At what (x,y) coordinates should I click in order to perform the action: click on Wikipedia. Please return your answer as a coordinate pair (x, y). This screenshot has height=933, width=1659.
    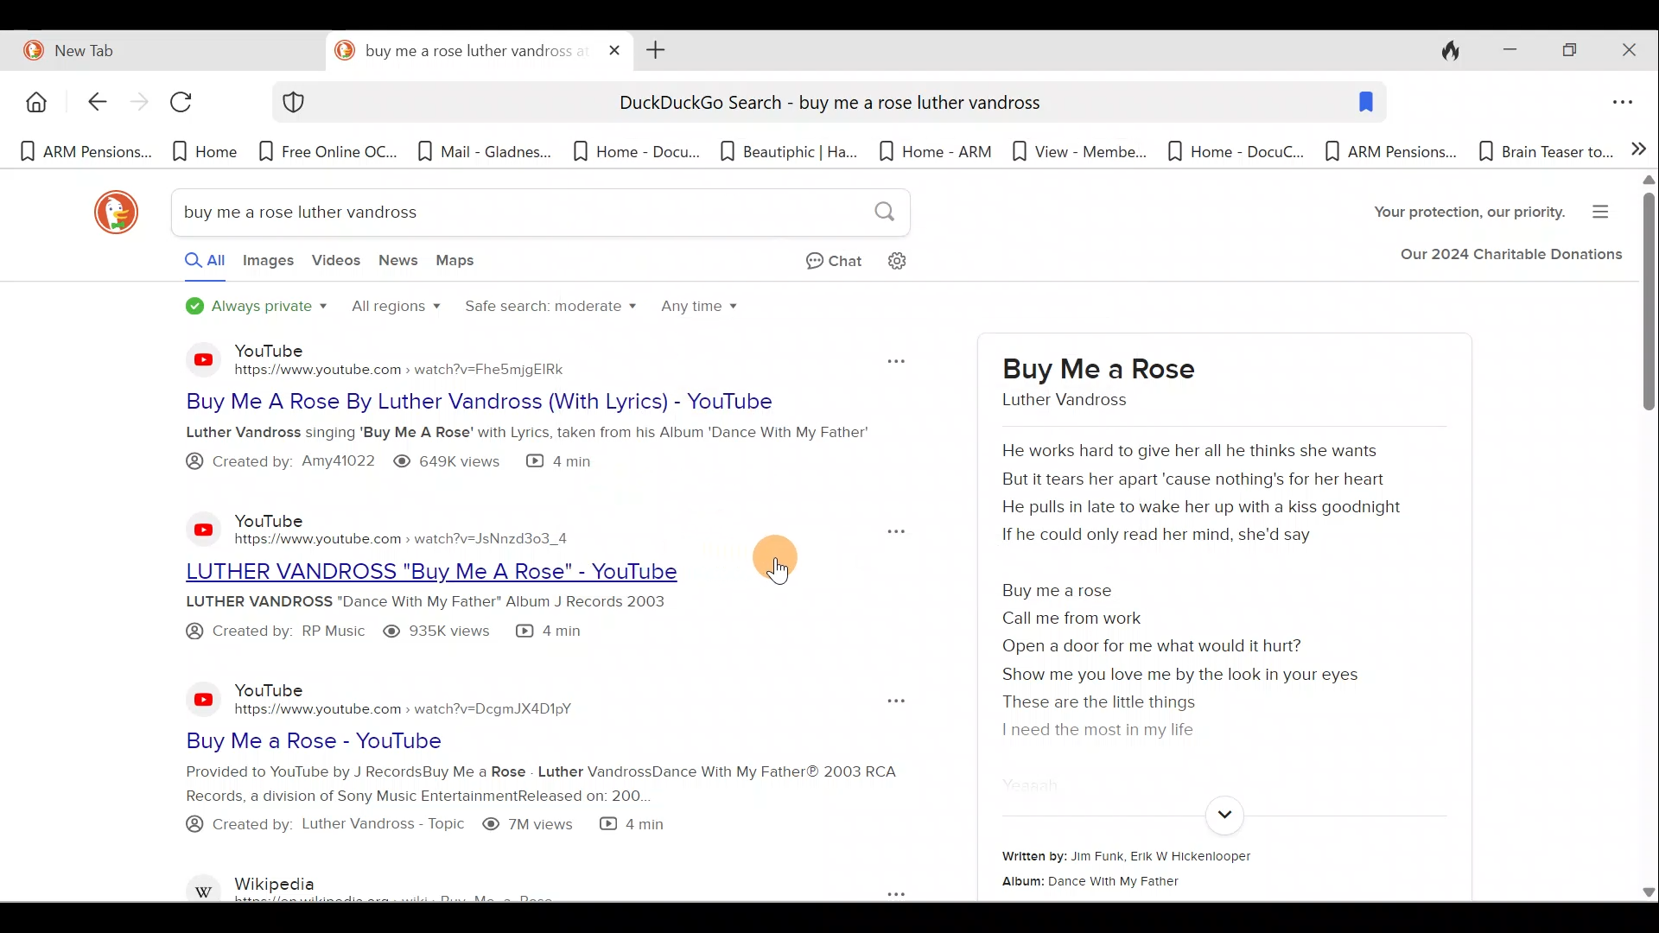
    Looking at the image, I should click on (437, 885).